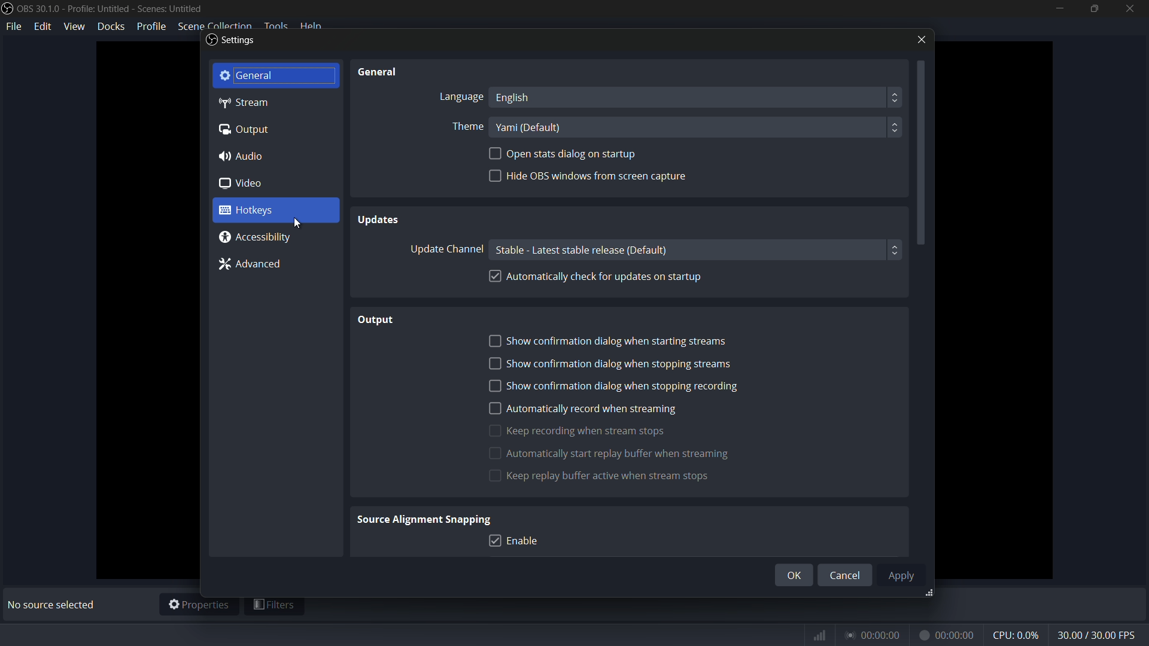  What do you see at coordinates (74, 26) in the screenshot?
I see `view menu` at bounding box center [74, 26].